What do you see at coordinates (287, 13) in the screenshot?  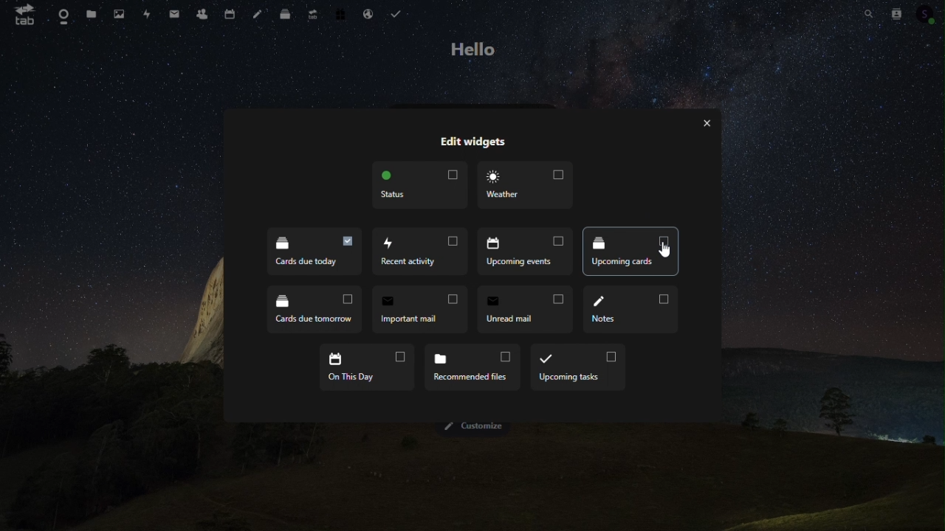 I see `Deck` at bounding box center [287, 13].